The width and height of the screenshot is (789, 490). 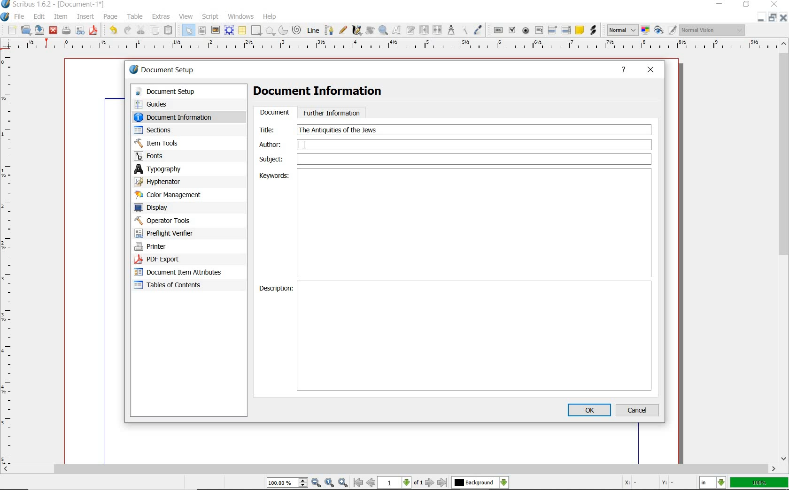 I want to click on edit text with story editor, so click(x=411, y=31).